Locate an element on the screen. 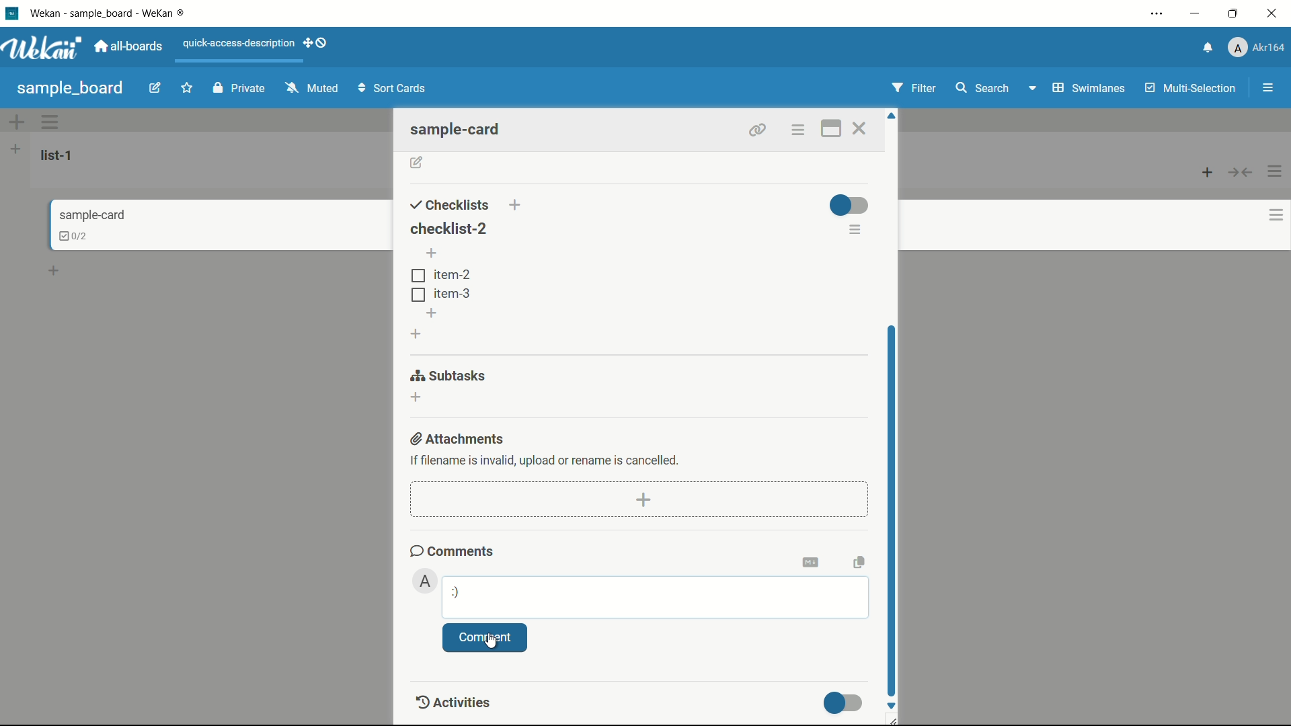  add checklist is located at coordinates (417, 333).